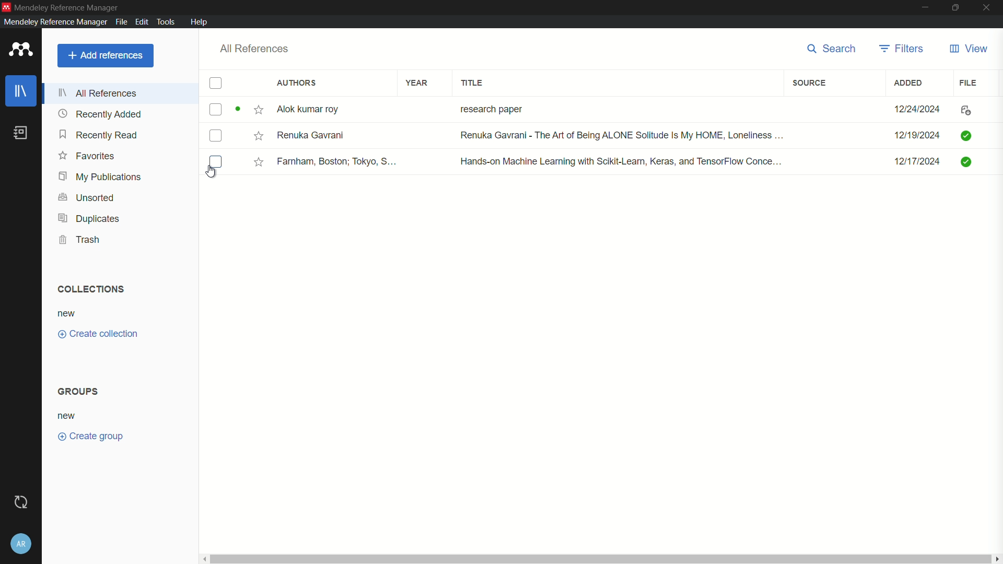 The image size is (1003, 564). I want to click on sync, so click(23, 501).